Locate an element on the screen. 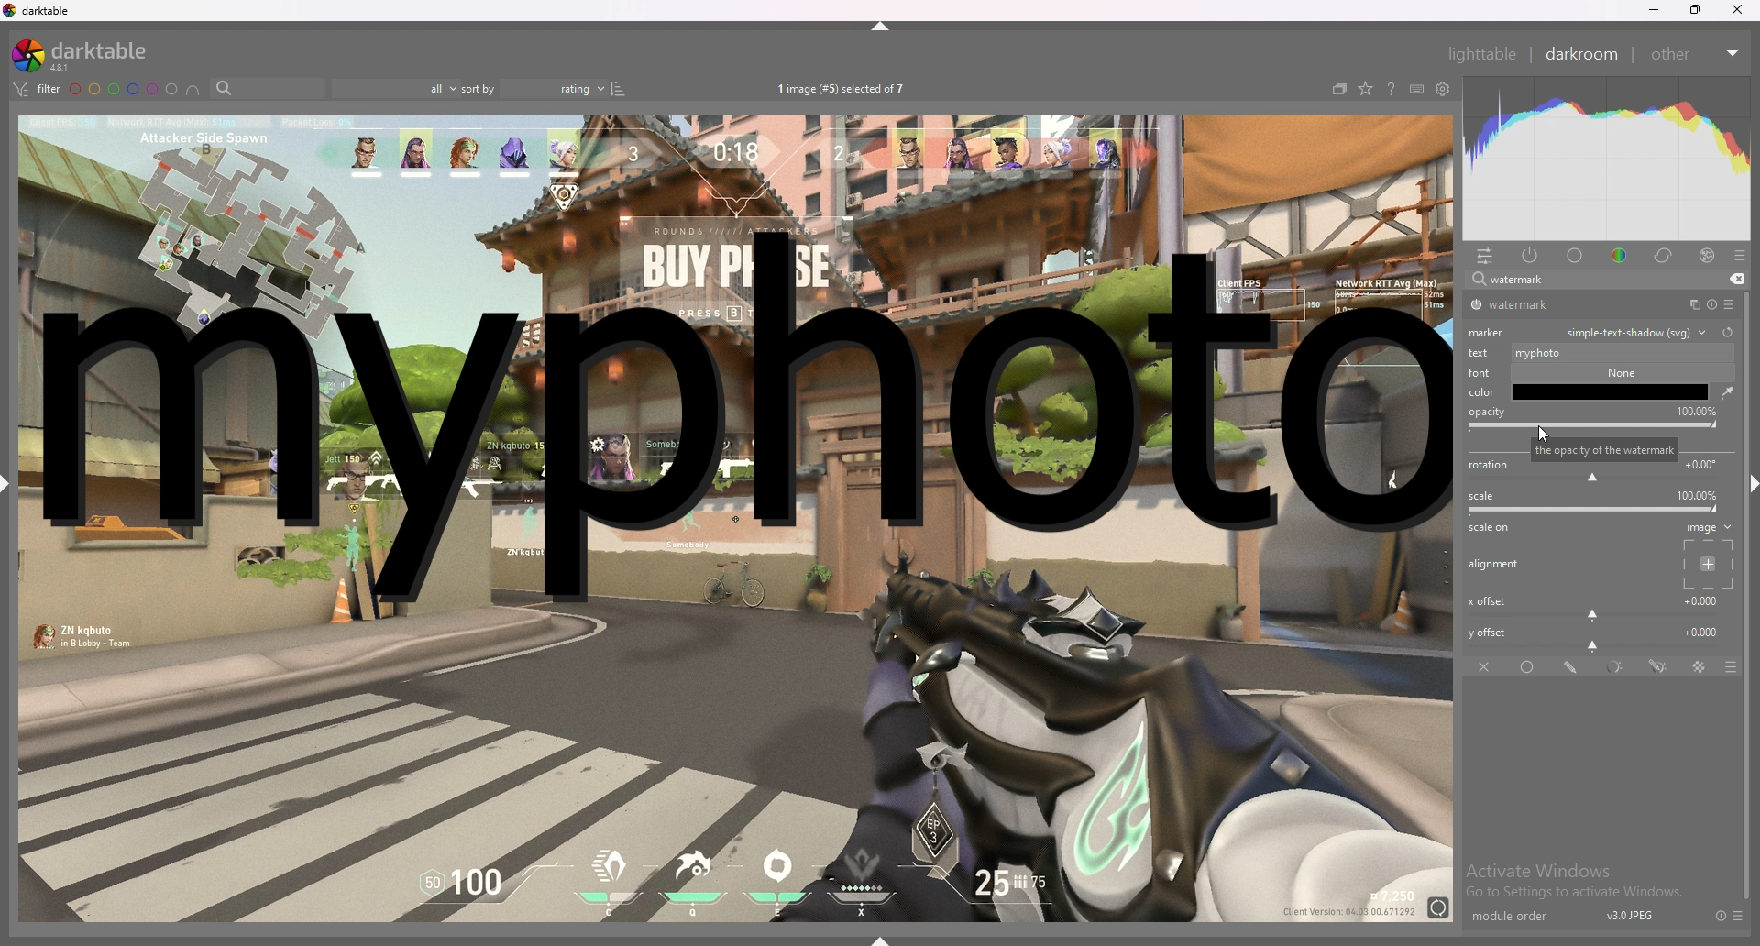 Image resolution: width=1760 pixels, height=946 pixels. off is located at coordinates (1486, 666).